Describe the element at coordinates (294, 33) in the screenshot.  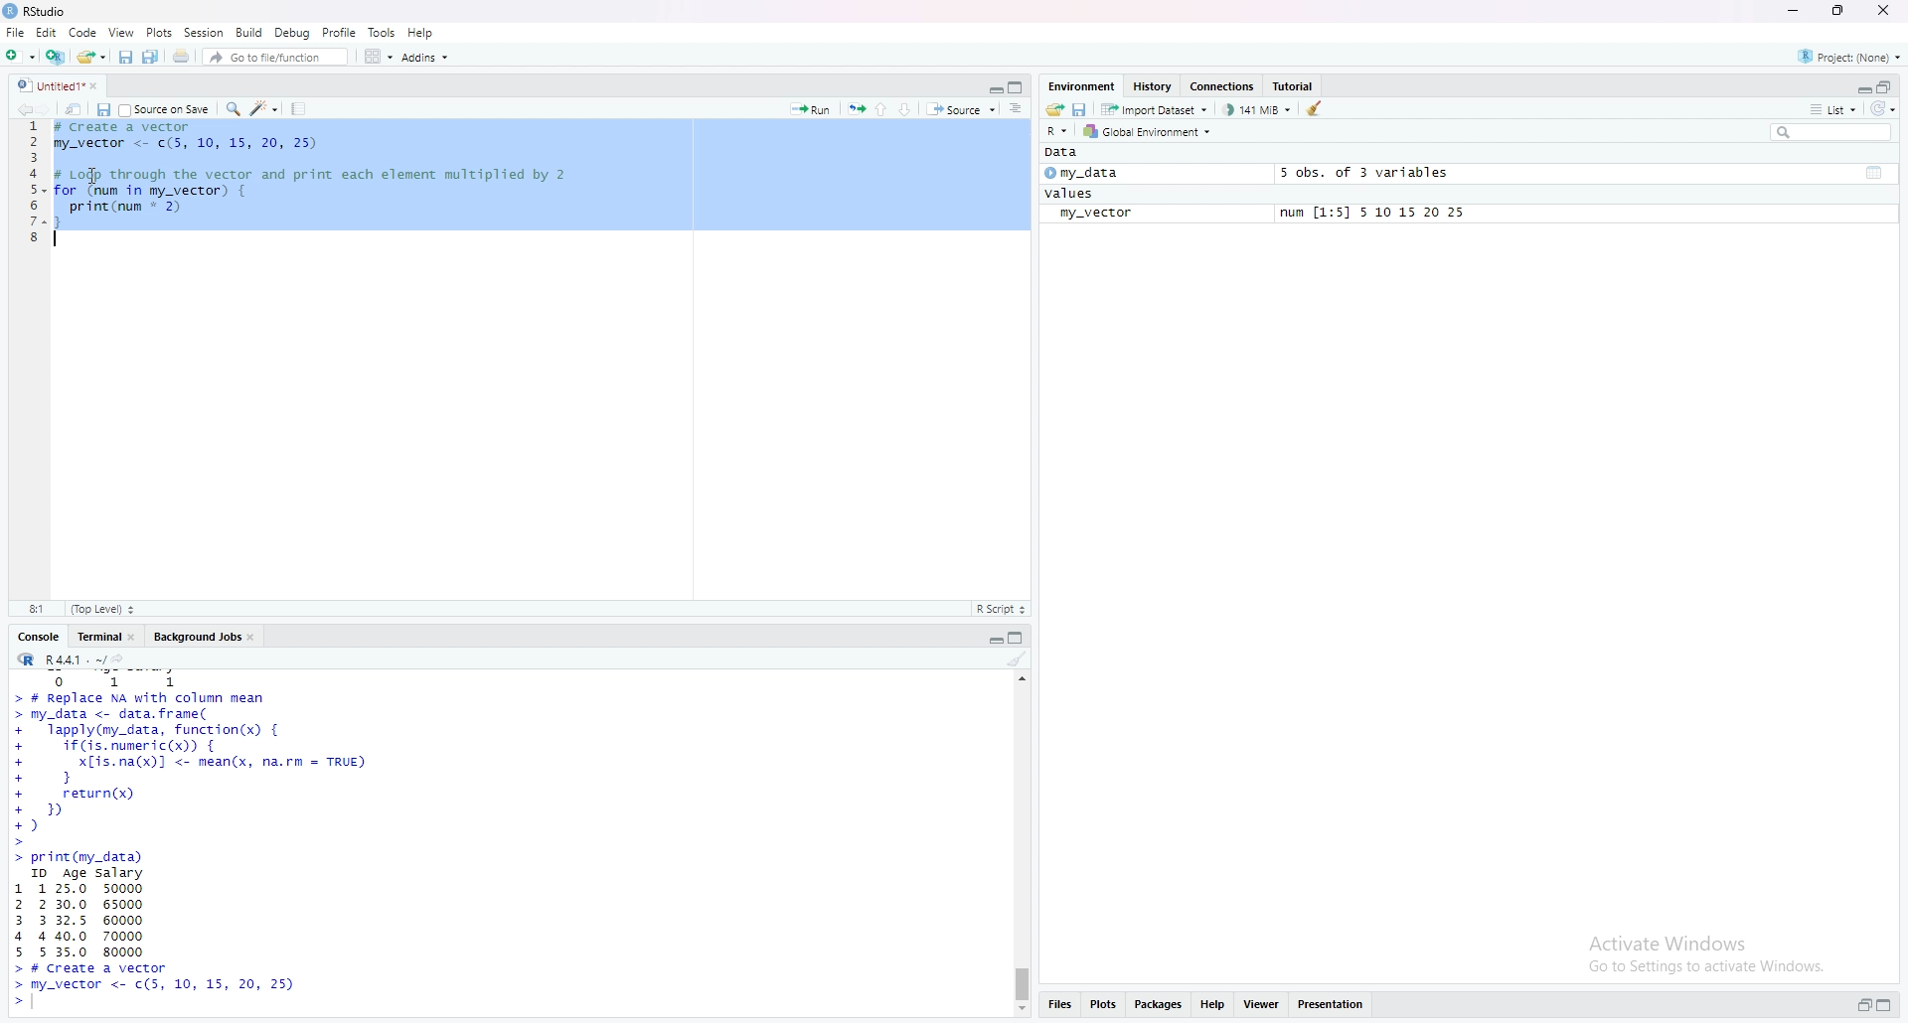
I see `Debug` at that location.